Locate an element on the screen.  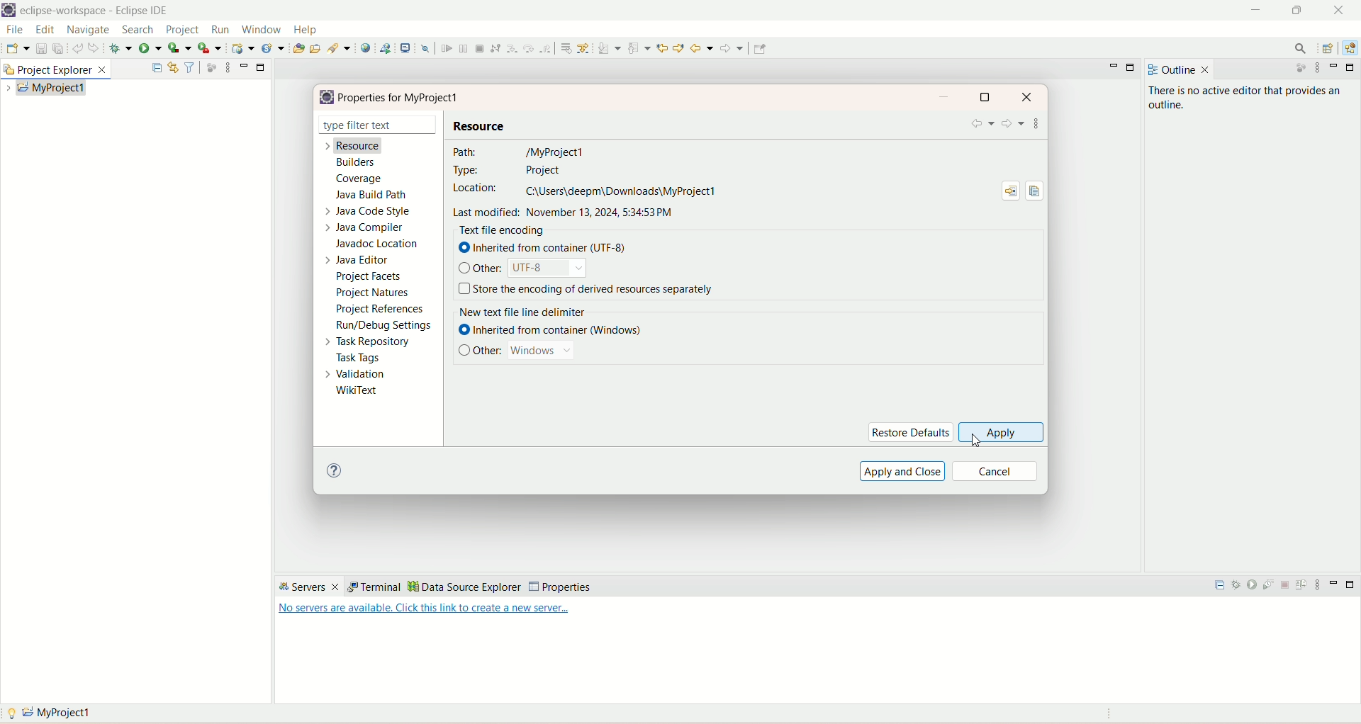
logo is located at coordinates (10, 10).